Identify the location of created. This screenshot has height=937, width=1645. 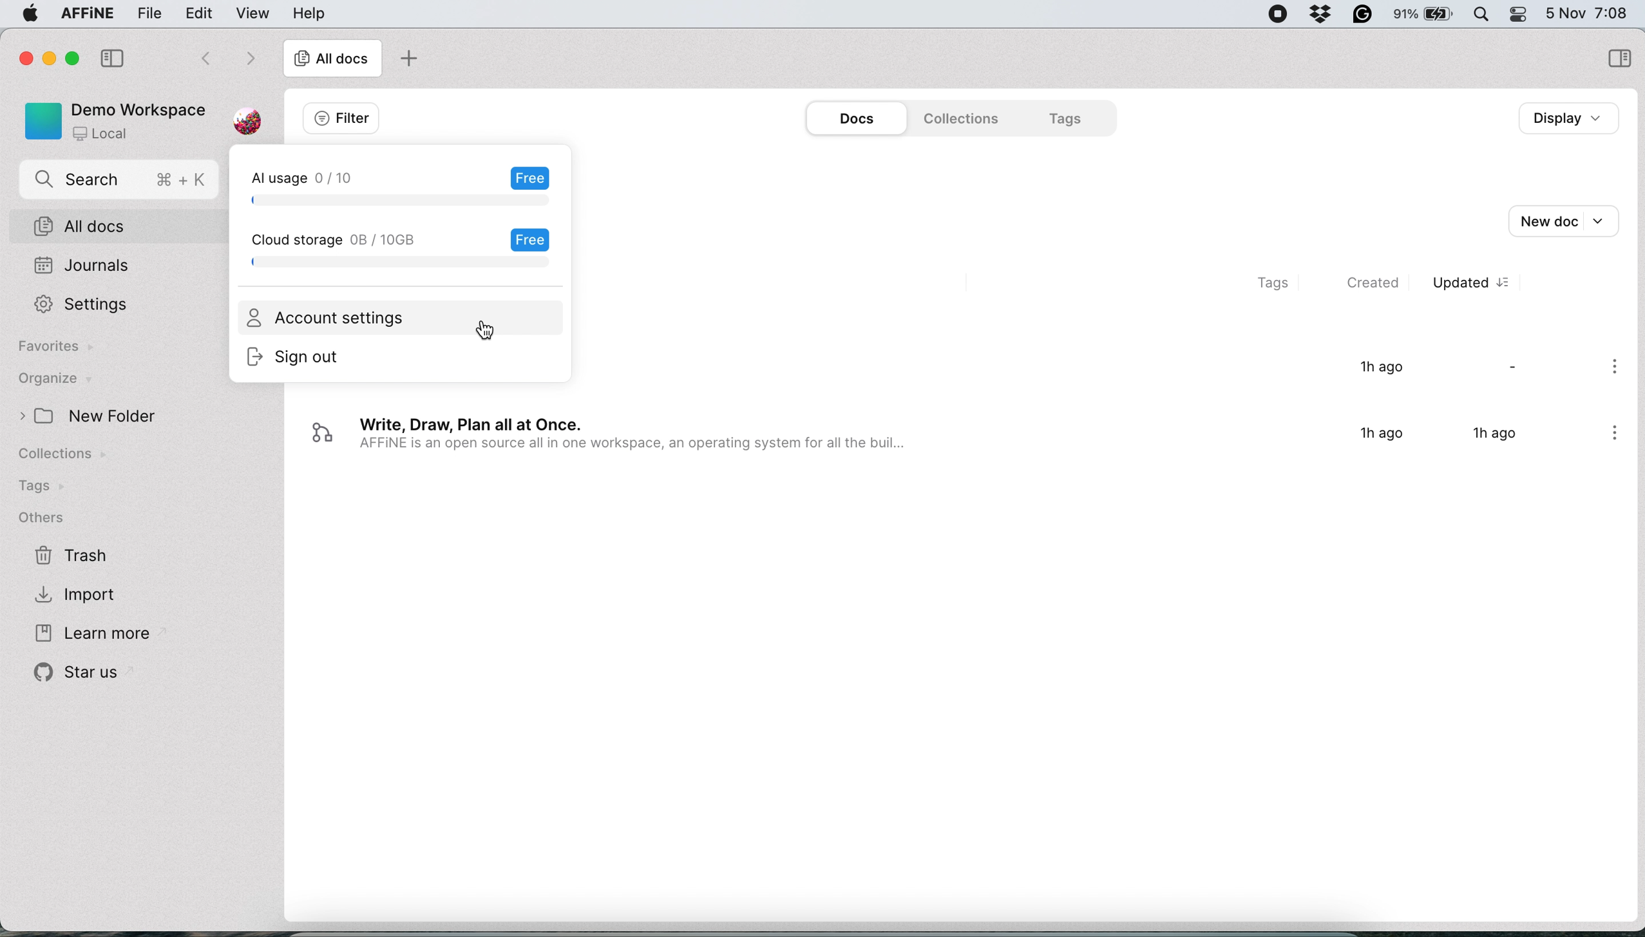
(1380, 285).